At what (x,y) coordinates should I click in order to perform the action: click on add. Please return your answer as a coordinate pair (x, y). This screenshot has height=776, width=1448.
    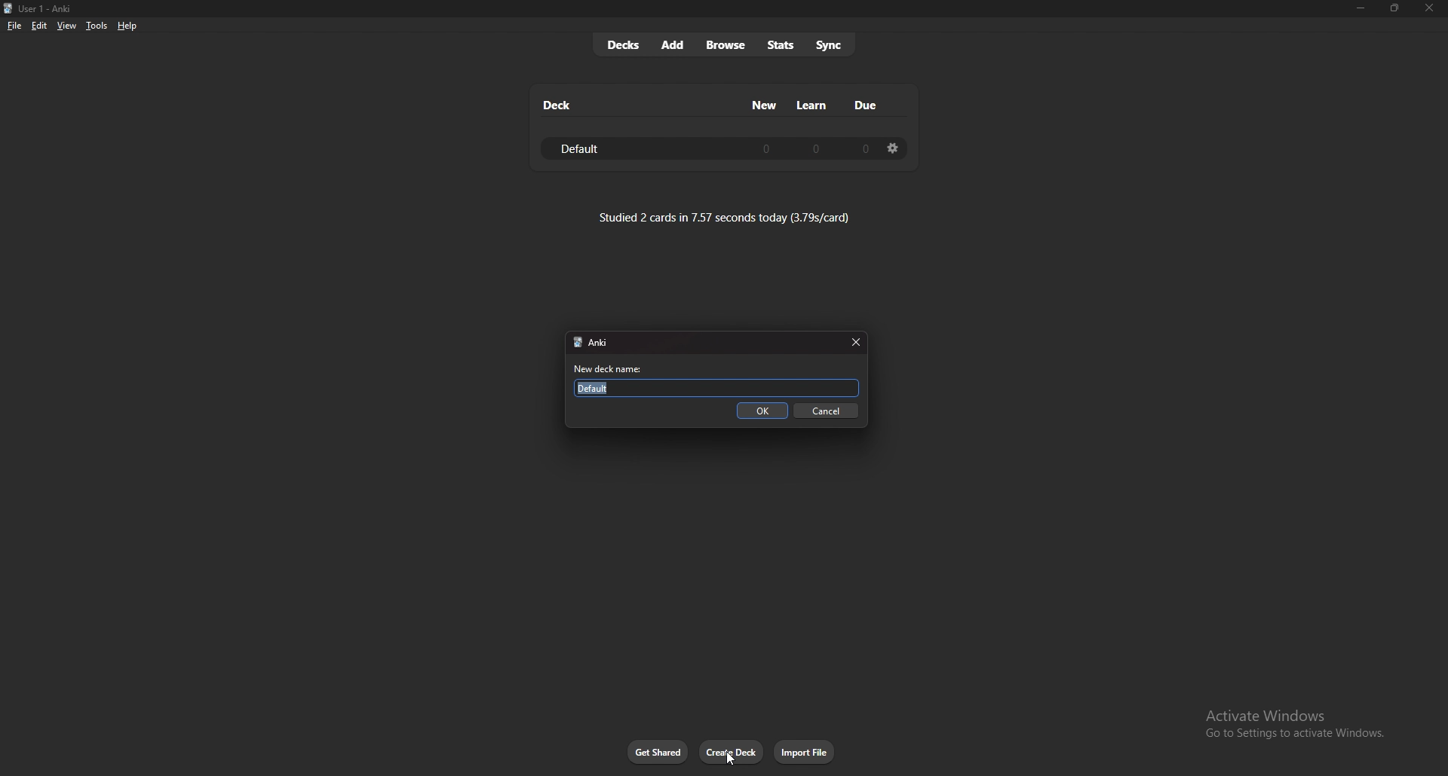
    Looking at the image, I should click on (673, 44).